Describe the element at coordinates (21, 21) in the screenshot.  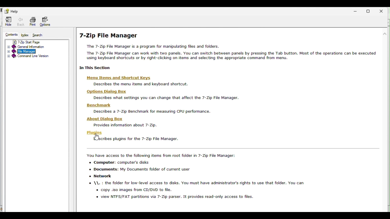
I see `back` at that location.